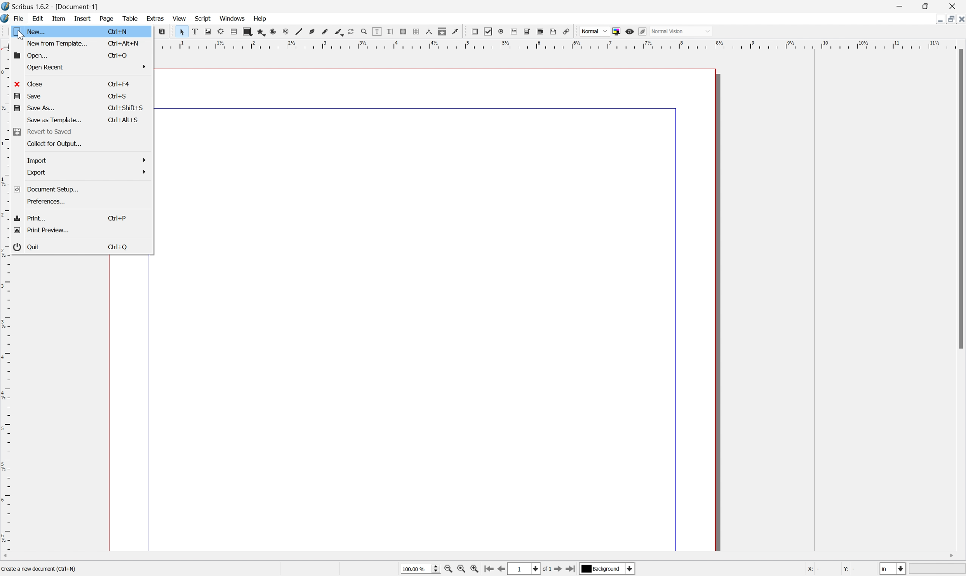  I want to click on Normal vision, so click(684, 31).